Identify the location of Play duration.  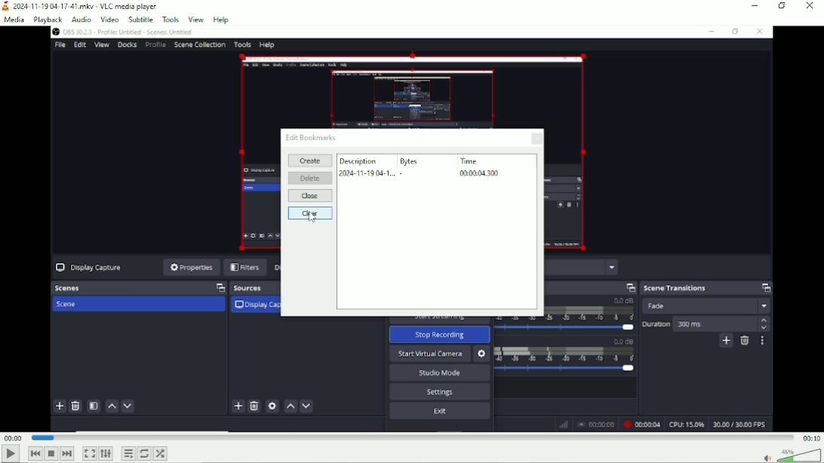
(411, 437).